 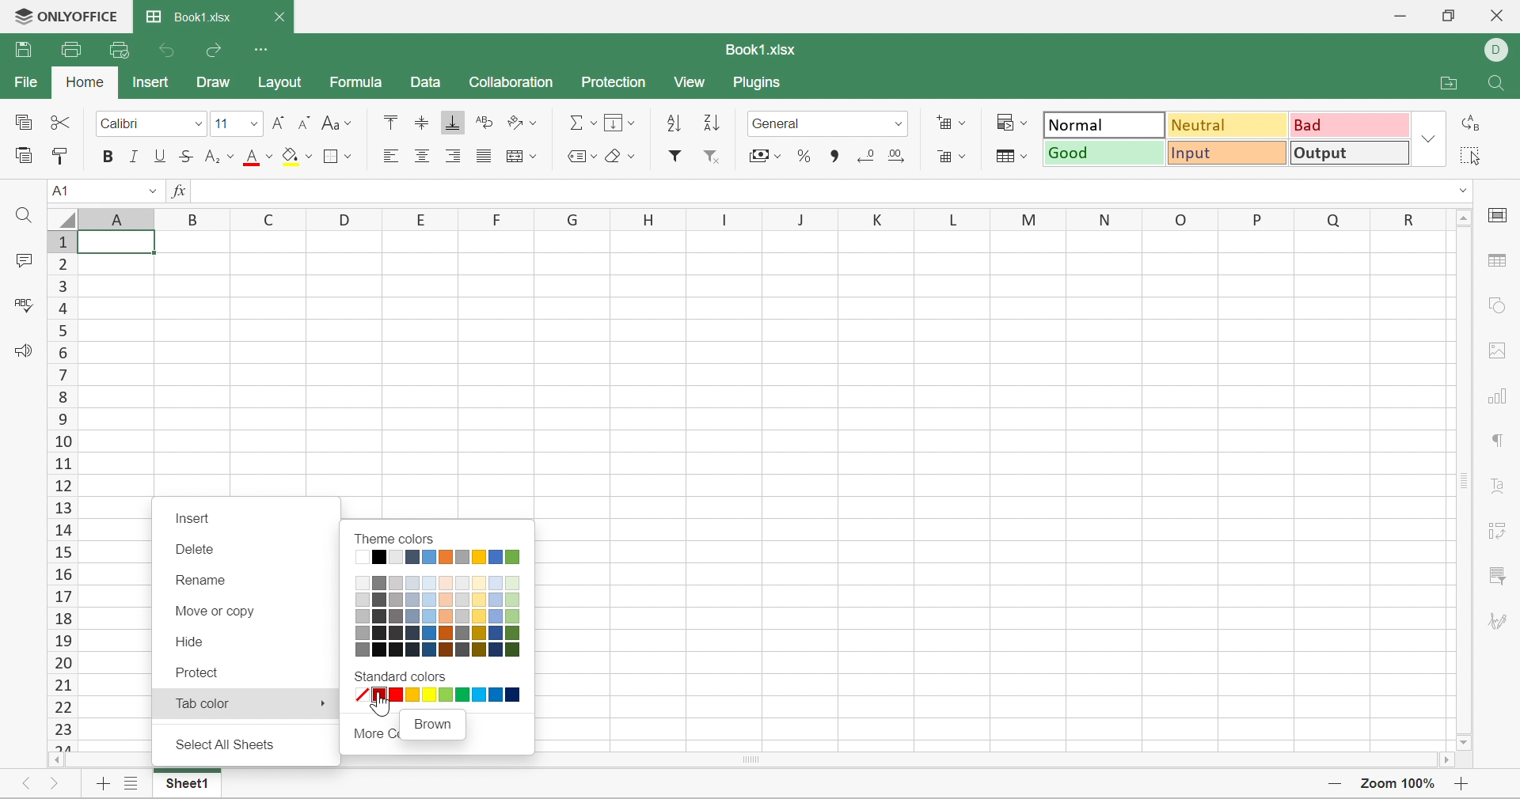 I want to click on Fill color, so click(x=297, y=157).